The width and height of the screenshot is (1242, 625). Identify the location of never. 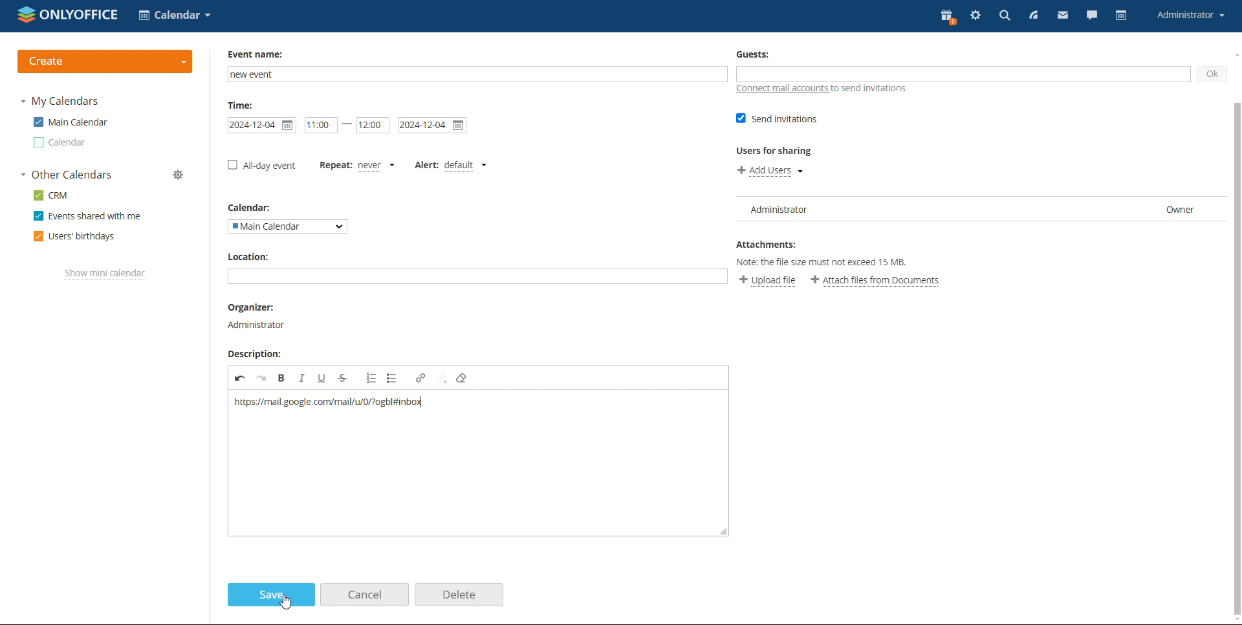
(376, 166).